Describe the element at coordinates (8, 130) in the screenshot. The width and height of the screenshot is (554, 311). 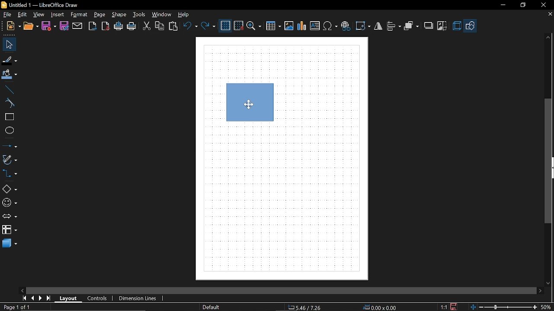
I see `Ellipse` at that location.